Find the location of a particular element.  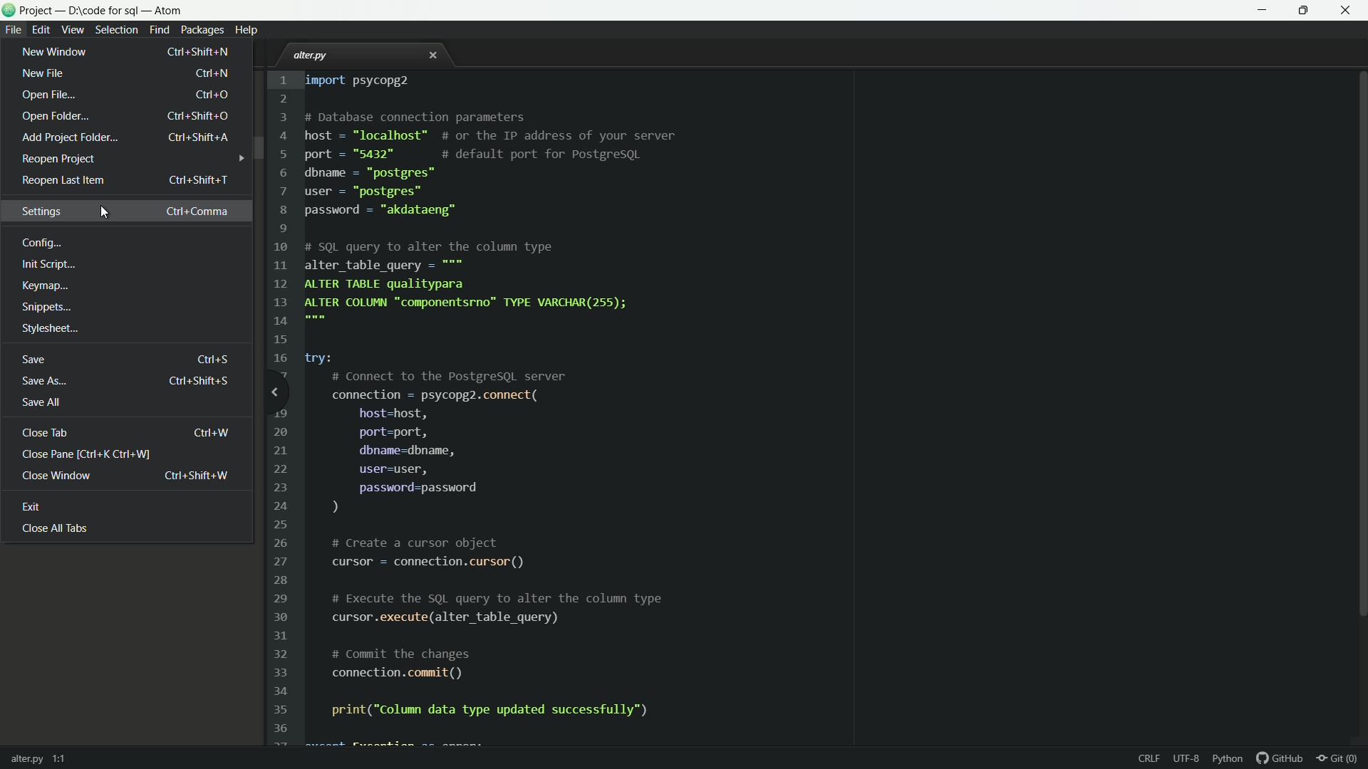

alter.py 1:1 is located at coordinates (41, 756).